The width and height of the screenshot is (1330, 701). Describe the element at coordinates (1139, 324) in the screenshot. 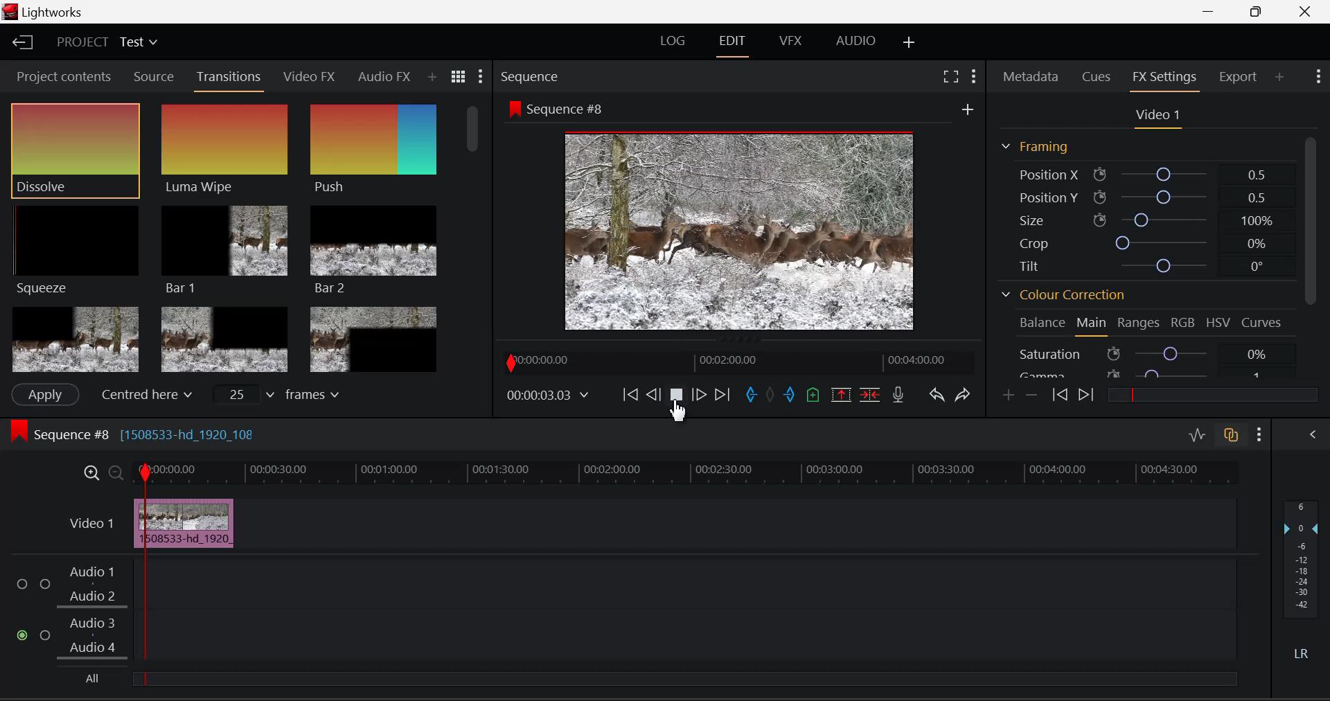

I see `Ranges` at that location.